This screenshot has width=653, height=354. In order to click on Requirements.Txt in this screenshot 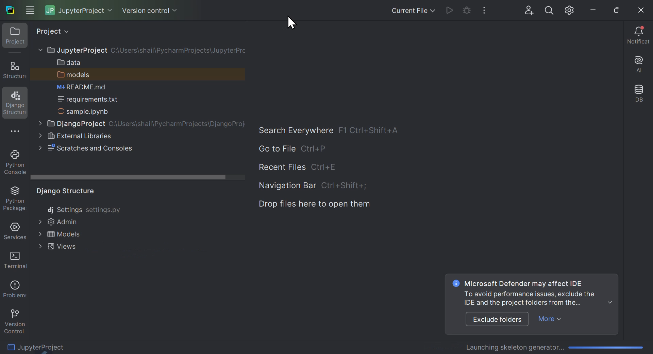, I will do `click(95, 99)`.